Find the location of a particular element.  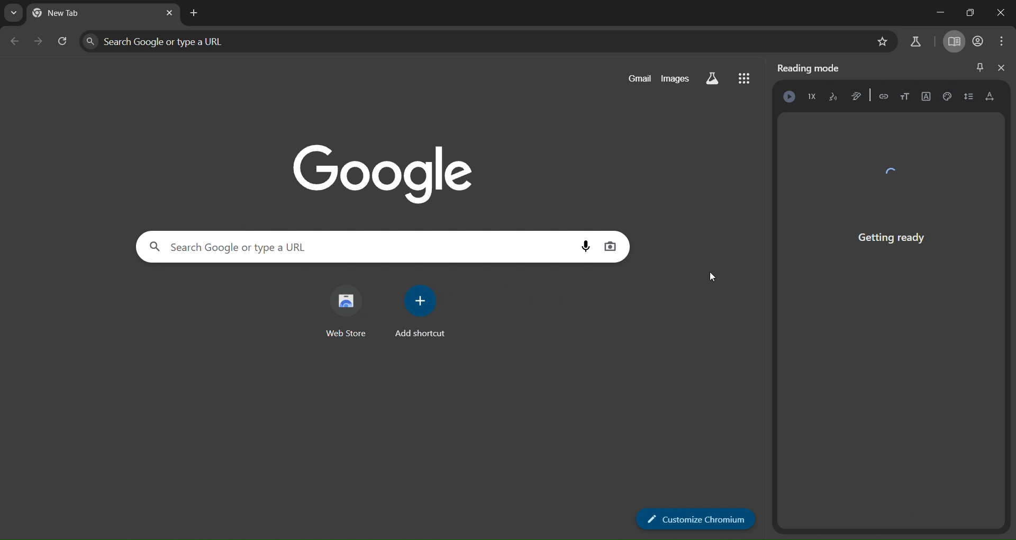

reload is located at coordinates (61, 40).